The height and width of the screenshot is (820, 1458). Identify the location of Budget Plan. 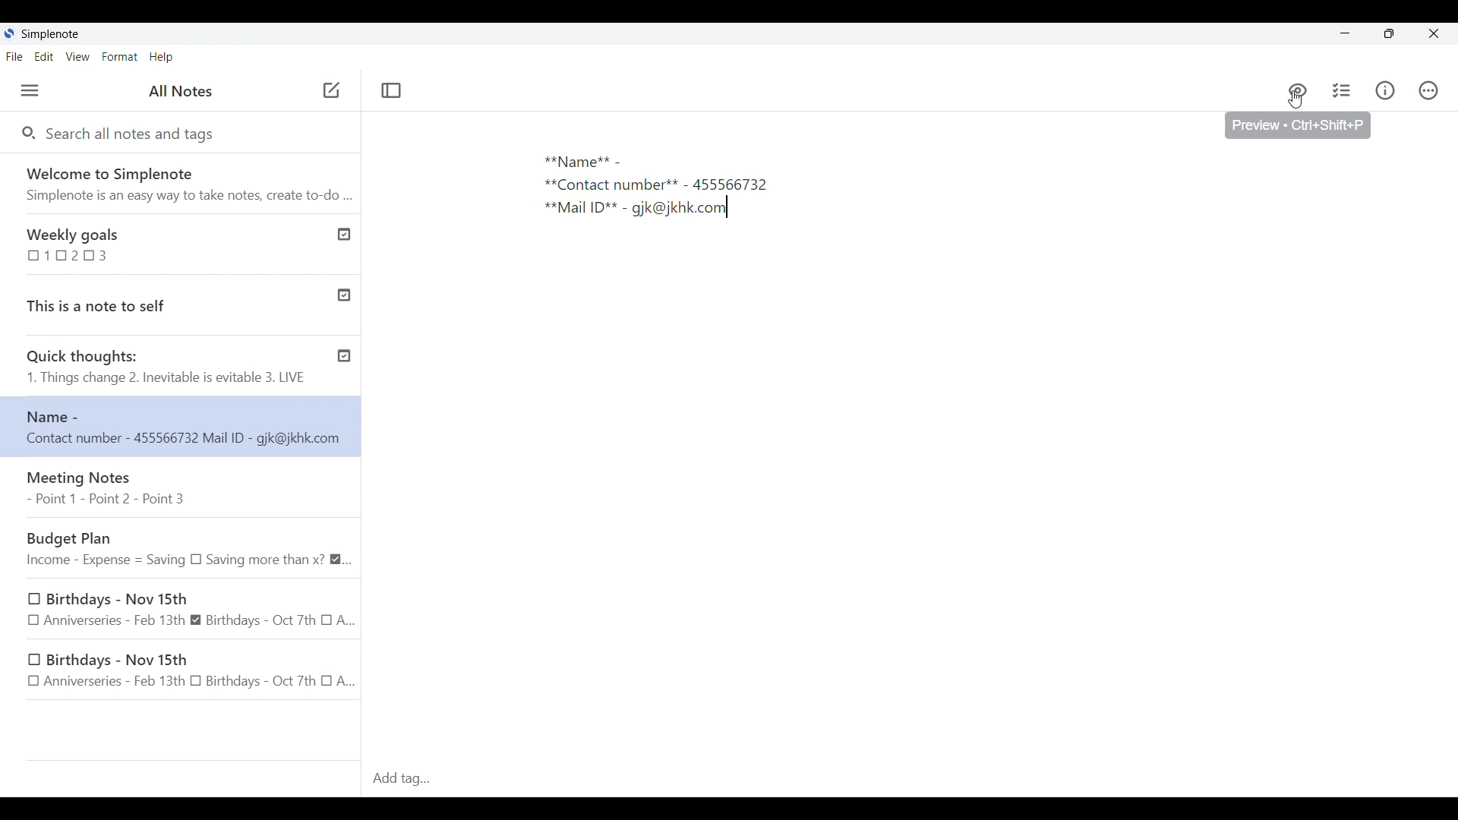
(186, 547).